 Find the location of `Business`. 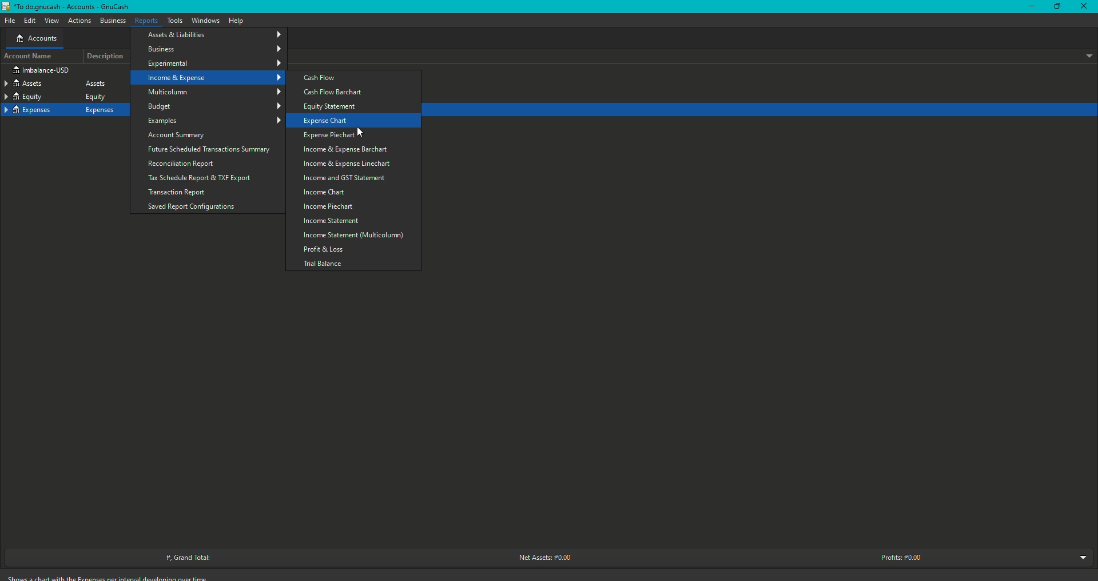

Business is located at coordinates (113, 21).